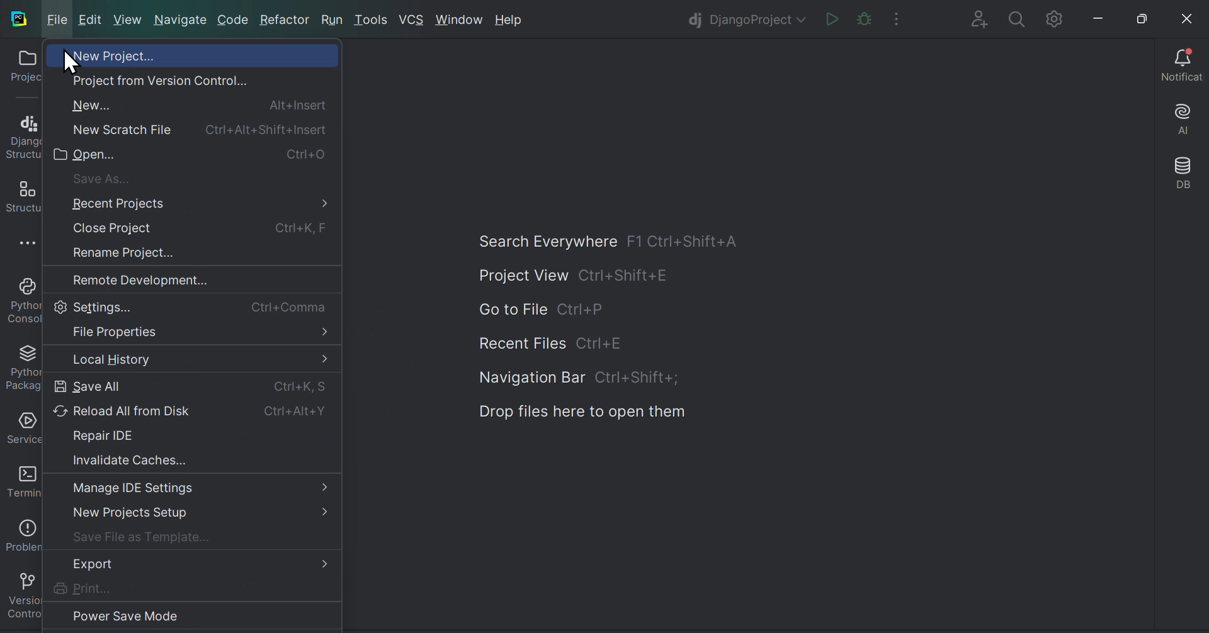 This screenshot has height=633, width=1209. What do you see at coordinates (558, 344) in the screenshot?
I see `Recent files` at bounding box center [558, 344].